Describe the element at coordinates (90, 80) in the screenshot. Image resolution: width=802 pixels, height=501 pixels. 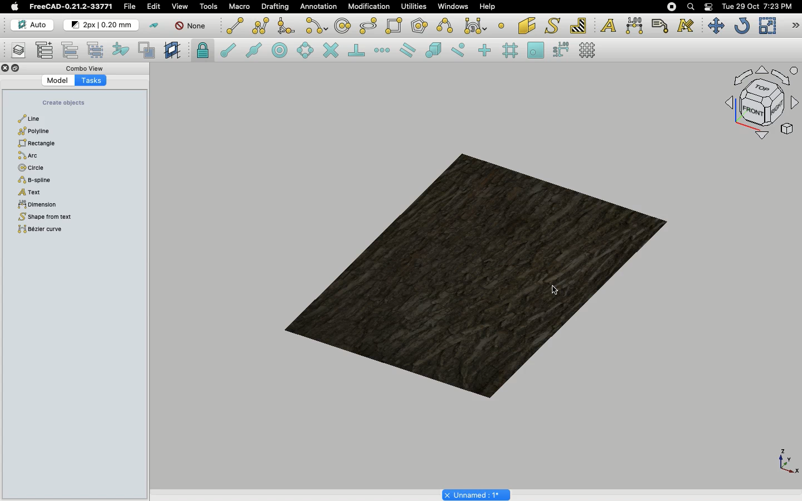
I see `Tasks` at that location.